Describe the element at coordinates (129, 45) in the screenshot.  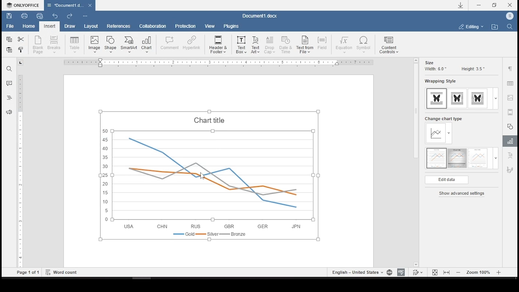
I see `insert smartart` at that location.